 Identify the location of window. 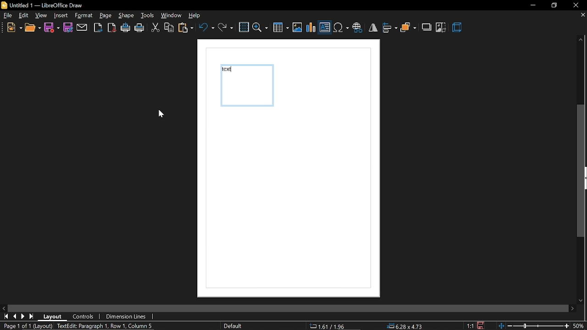
(172, 16).